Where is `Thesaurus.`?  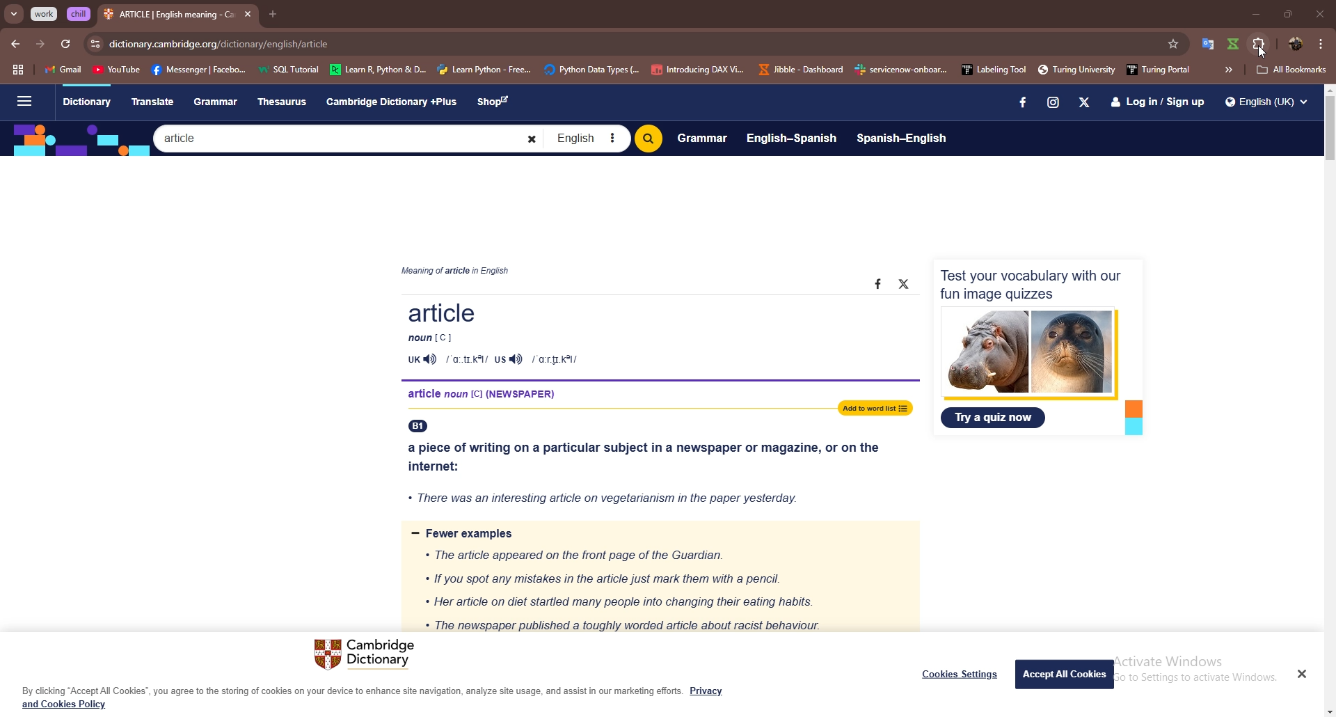
Thesaurus. is located at coordinates (286, 102).